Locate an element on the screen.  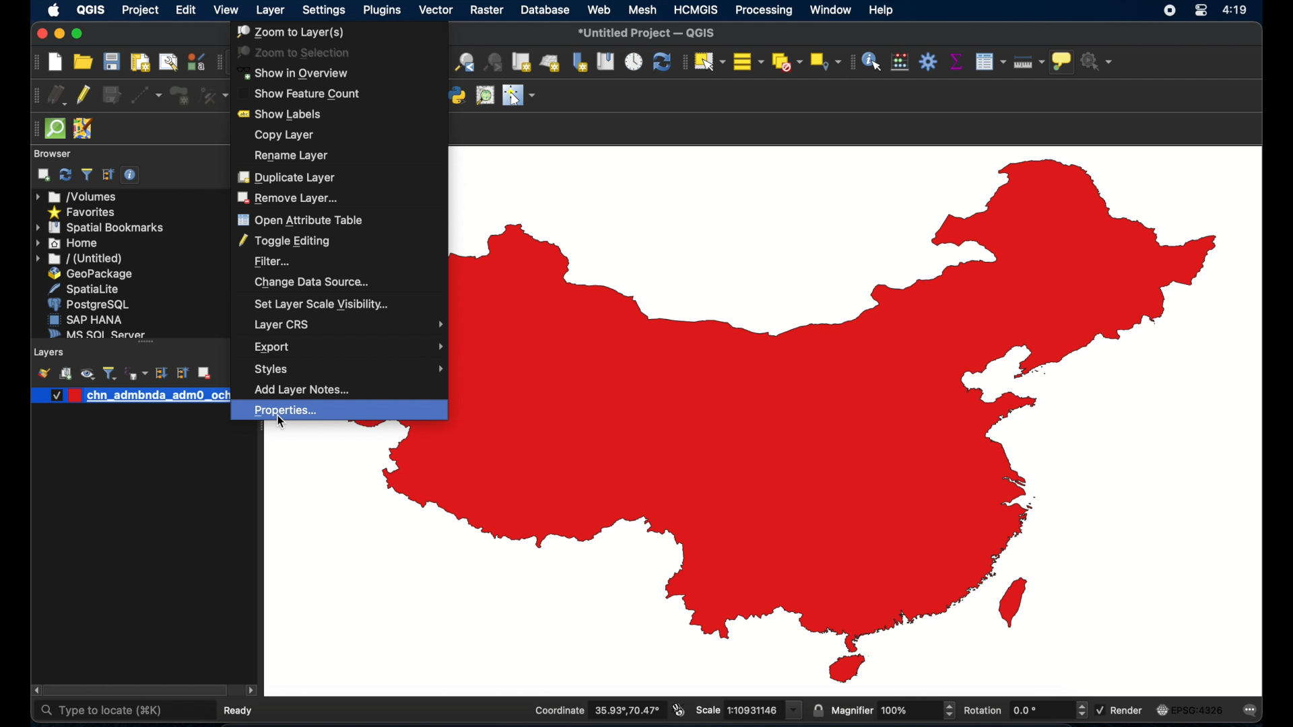
new project is located at coordinates (56, 62).